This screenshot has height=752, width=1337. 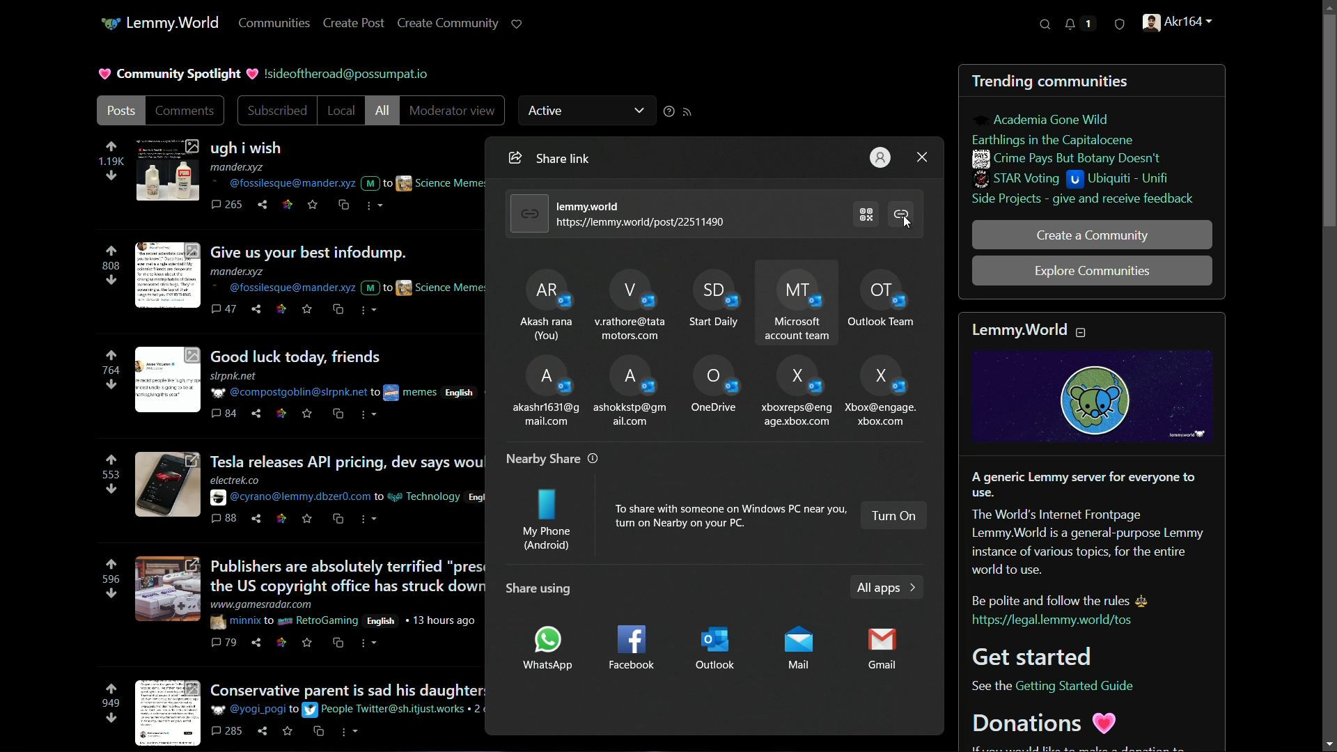 What do you see at coordinates (241, 168) in the screenshot?
I see `mander.xyz` at bounding box center [241, 168].